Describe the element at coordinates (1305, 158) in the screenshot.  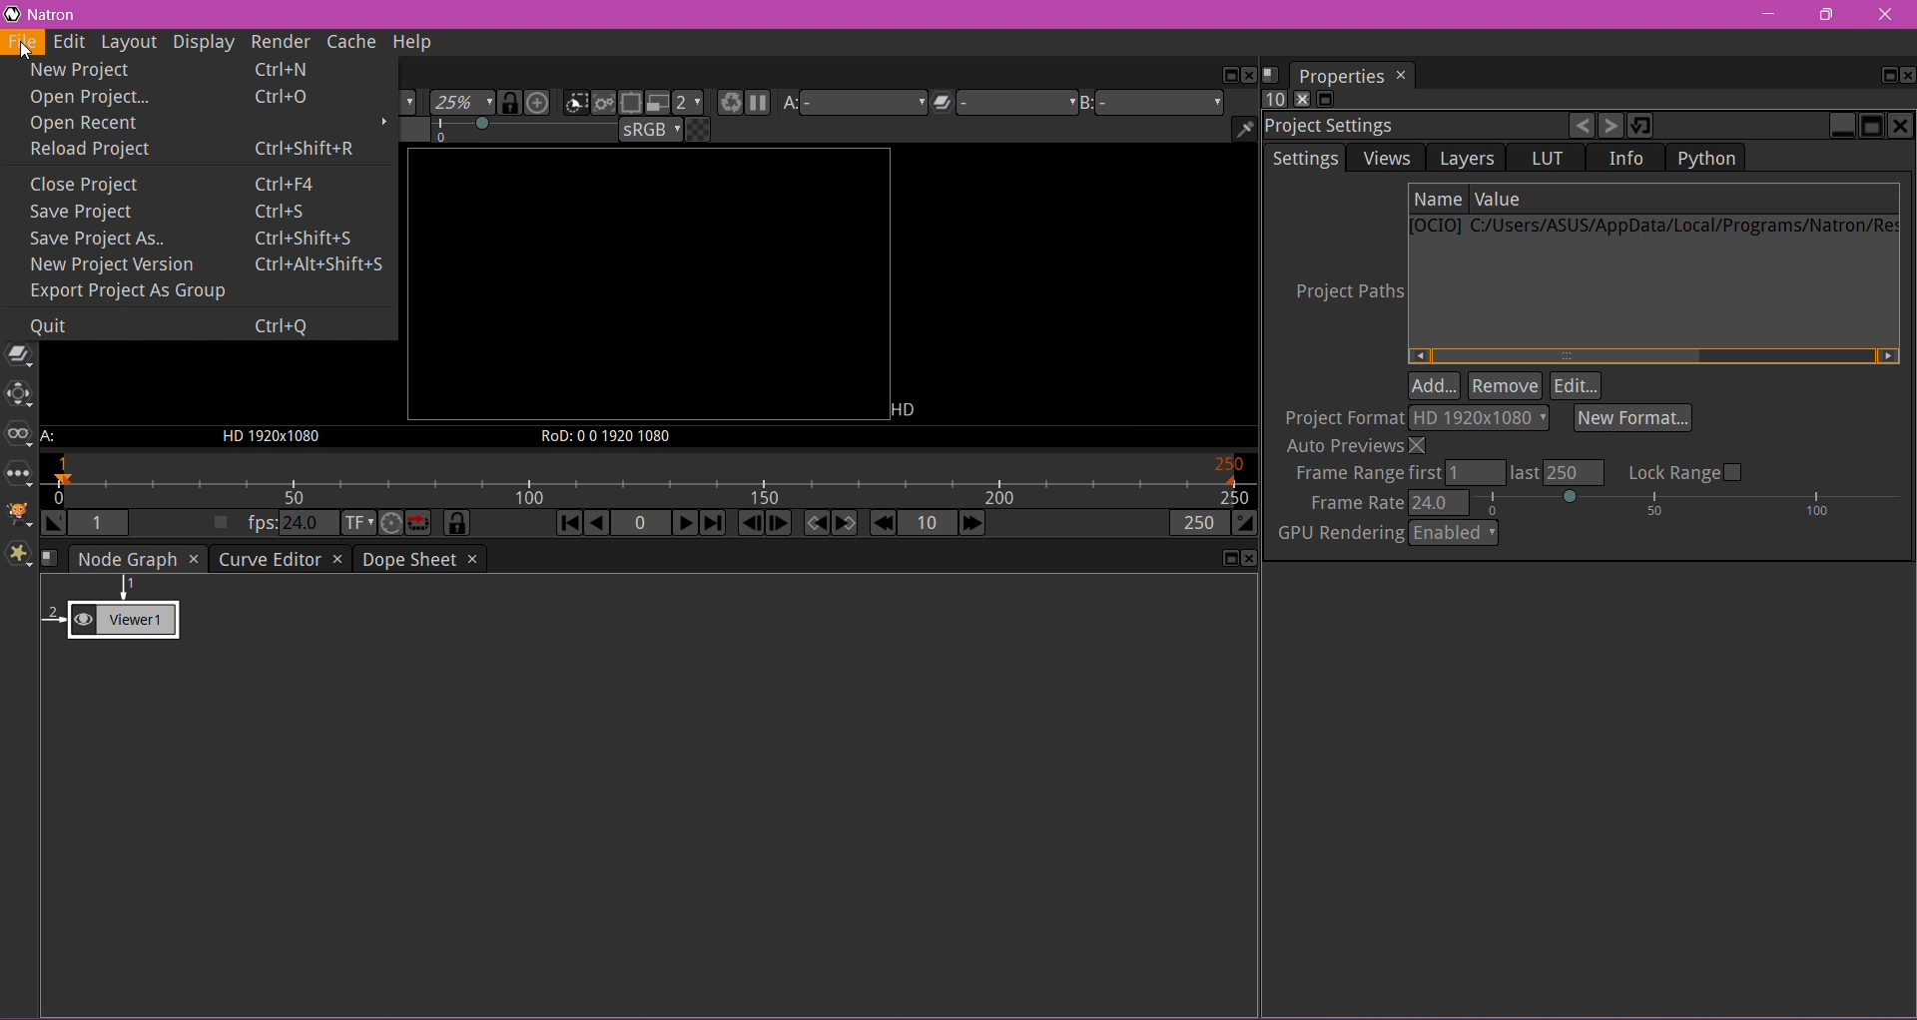
I see `Settings` at that location.